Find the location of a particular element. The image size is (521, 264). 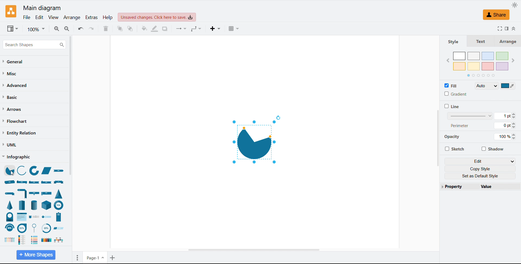

opacity is located at coordinates (453, 137).